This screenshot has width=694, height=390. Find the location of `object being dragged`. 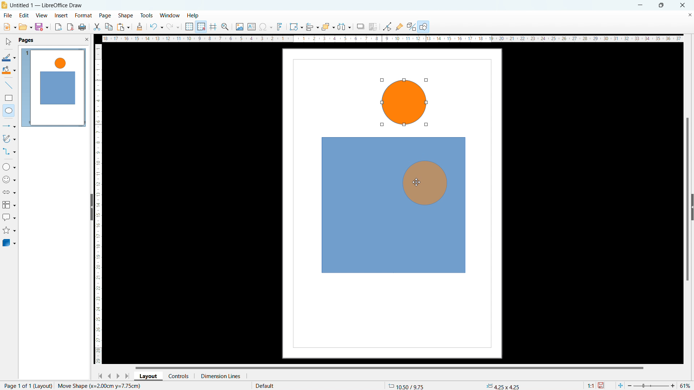

object being dragged is located at coordinates (424, 182).